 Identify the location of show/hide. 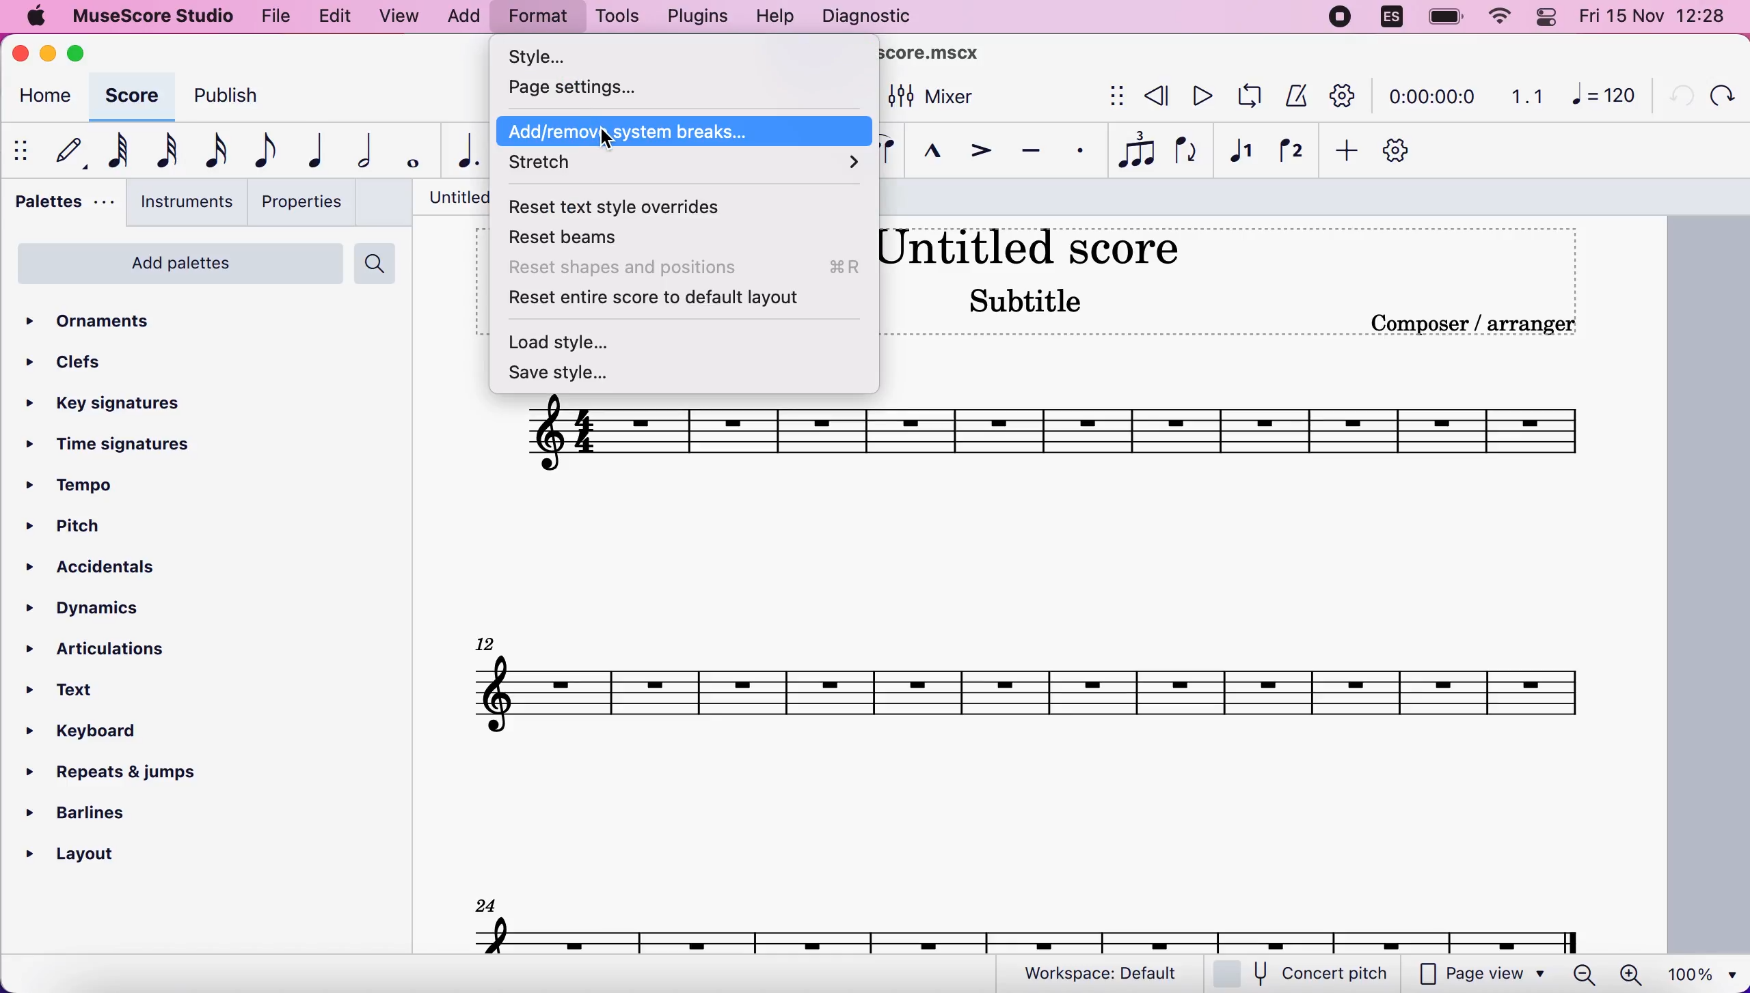
(23, 150).